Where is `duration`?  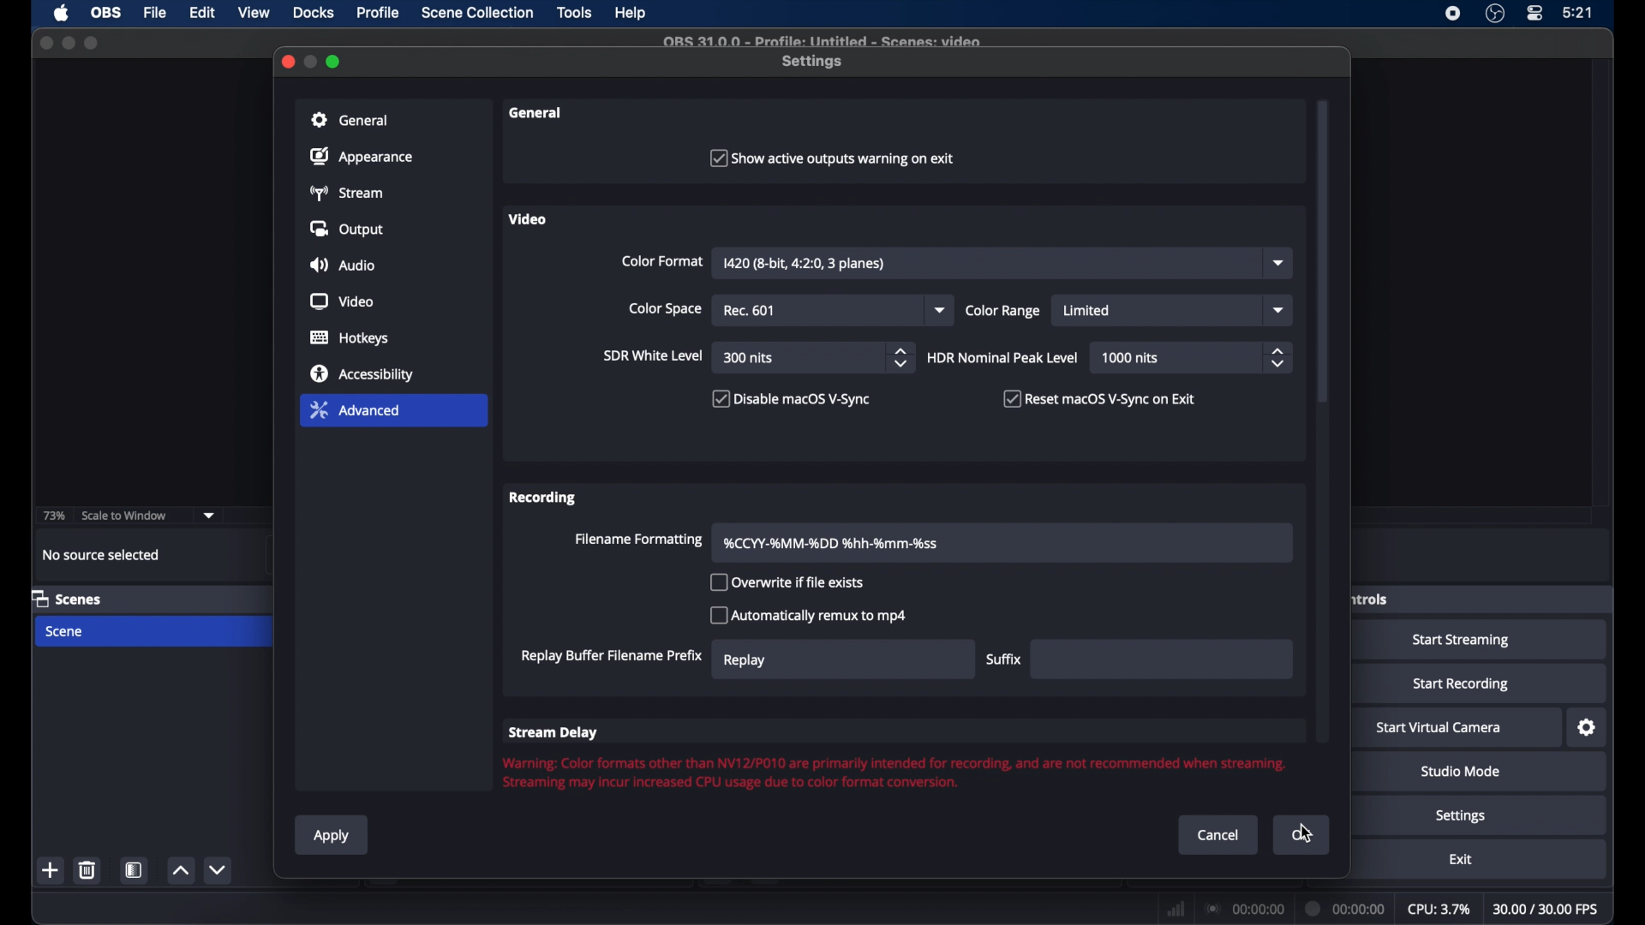 duration is located at coordinates (1347, 907).